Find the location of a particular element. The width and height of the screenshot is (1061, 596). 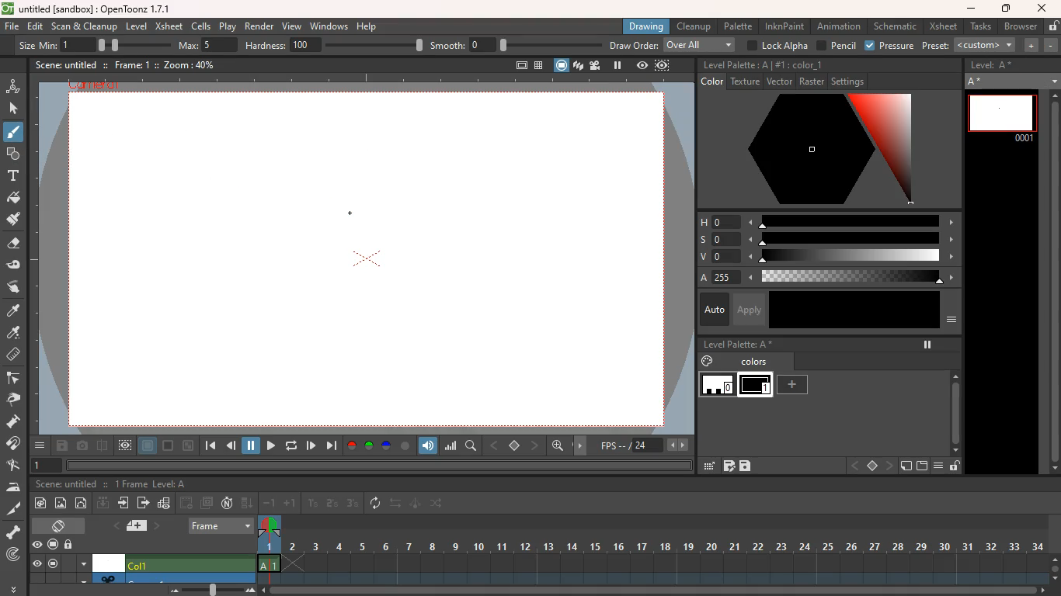

back is located at coordinates (187, 502).